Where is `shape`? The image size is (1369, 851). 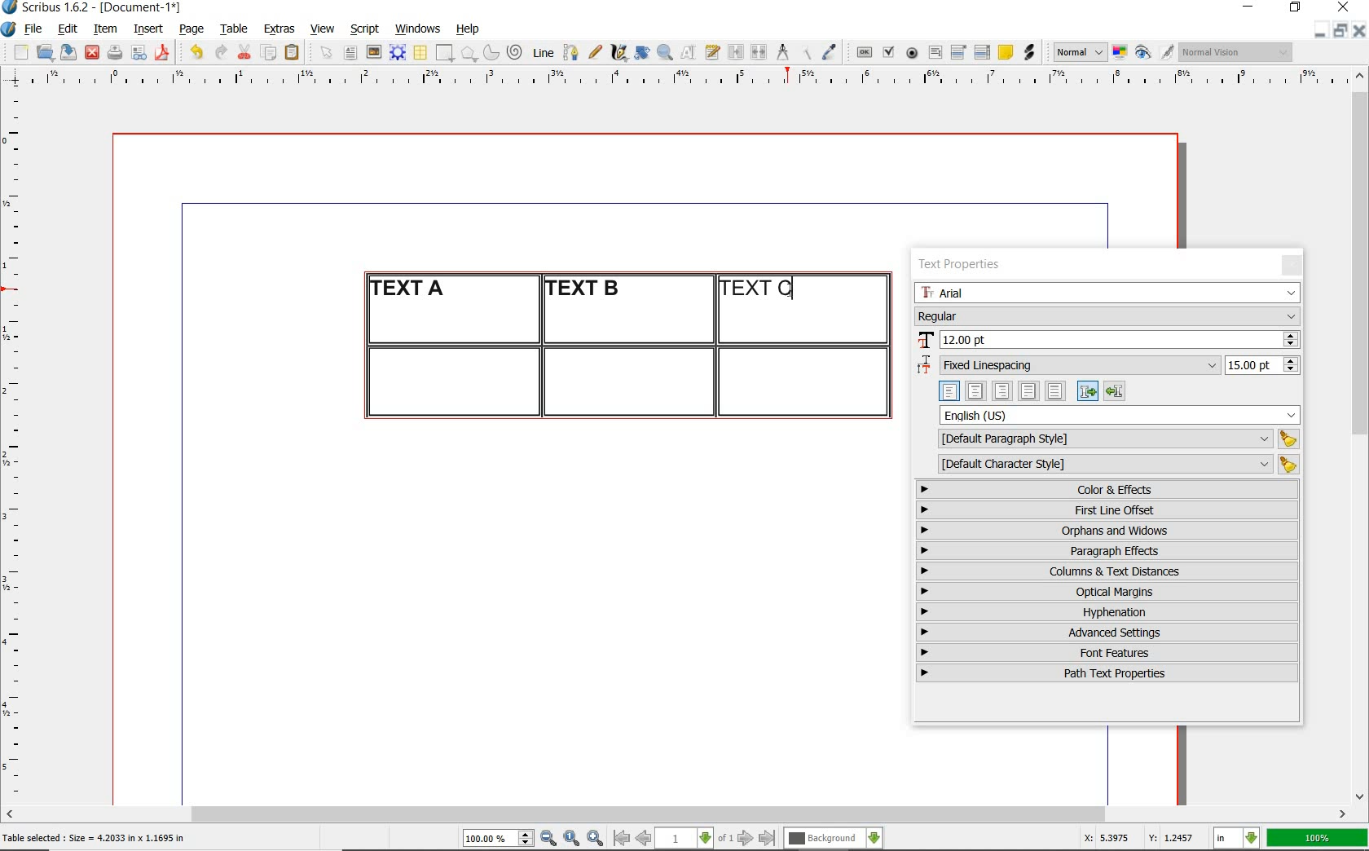 shape is located at coordinates (447, 54).